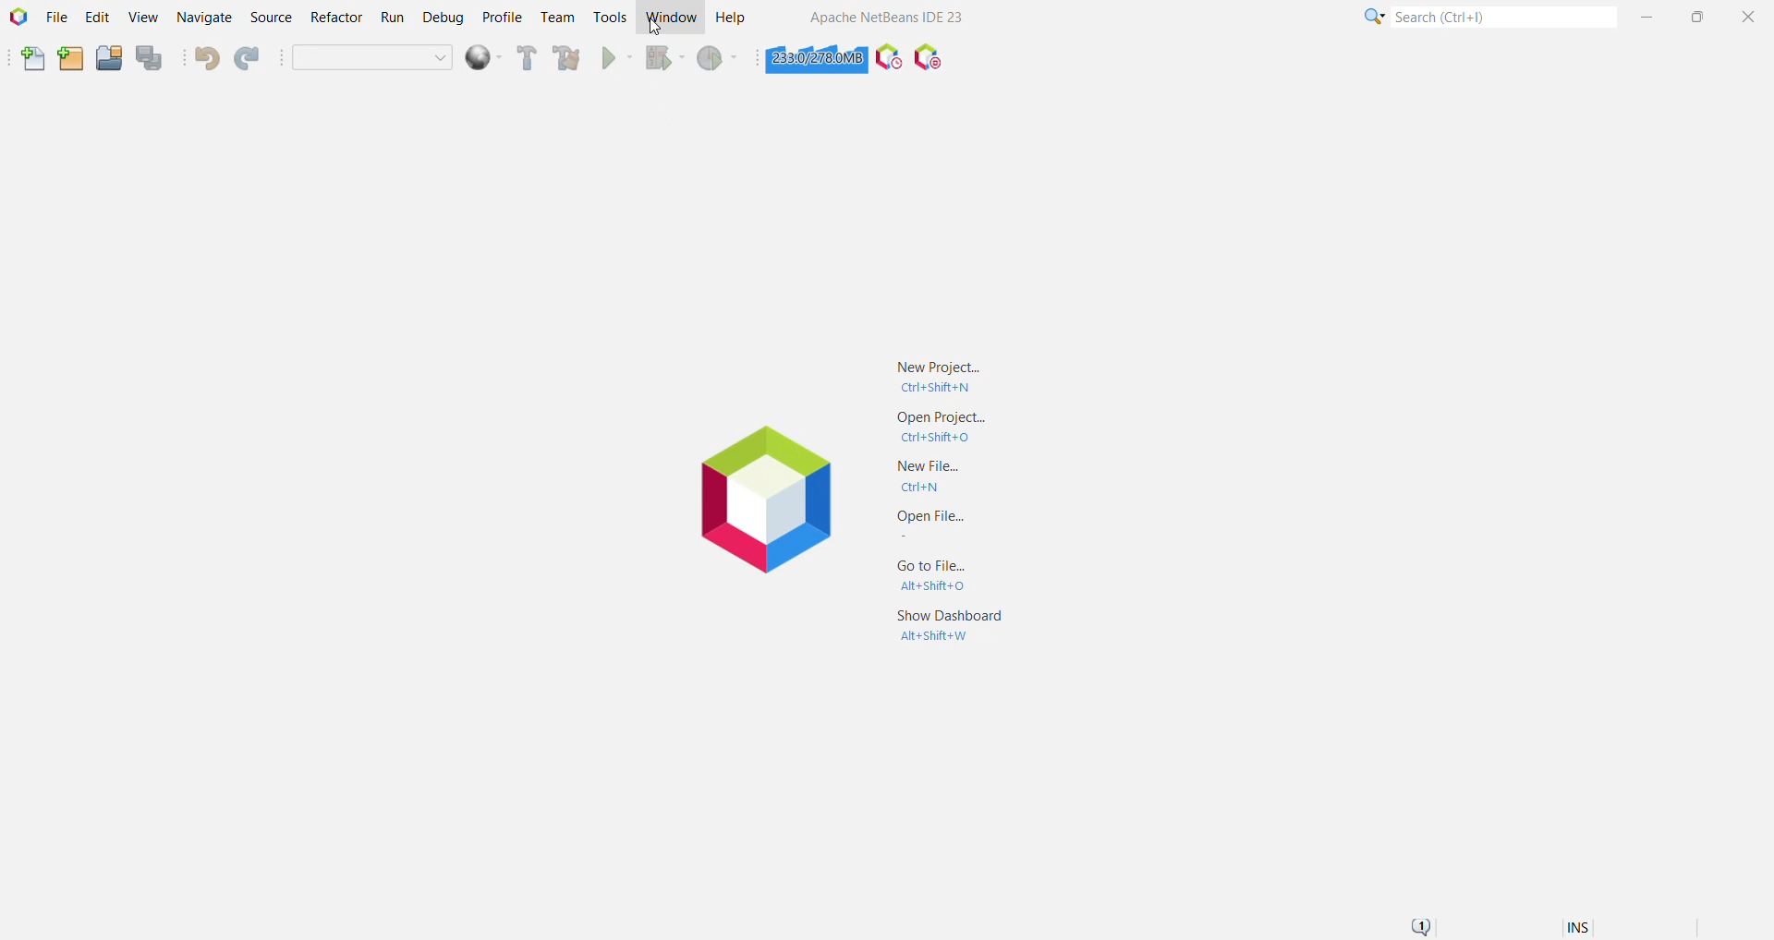  I want to click on Clean and build Project, so click(565, 58).